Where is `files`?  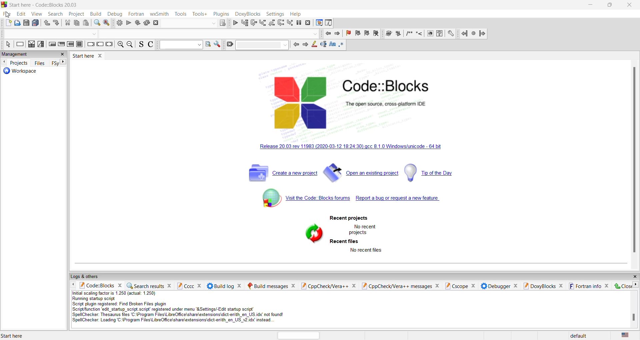 files is located at coordinates (40, 62).